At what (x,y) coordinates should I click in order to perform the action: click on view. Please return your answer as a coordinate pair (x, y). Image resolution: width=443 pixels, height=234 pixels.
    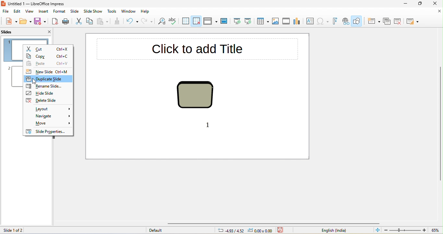
    Looking at the image, I should click on (30, 12).